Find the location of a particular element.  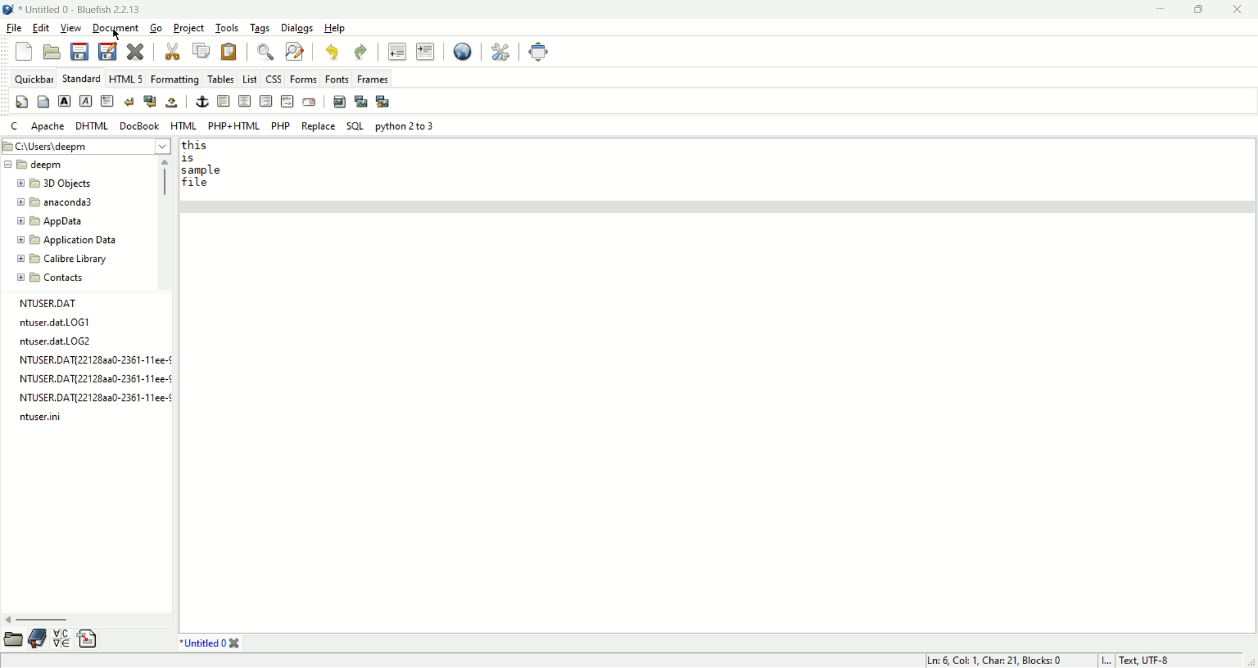

CSS is located at coordinates (275, 79).